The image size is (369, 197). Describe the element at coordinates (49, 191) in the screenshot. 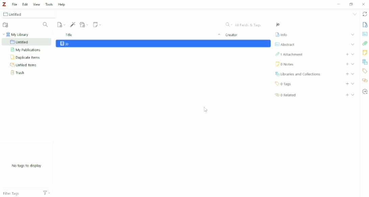

I see `Filters` at that location.